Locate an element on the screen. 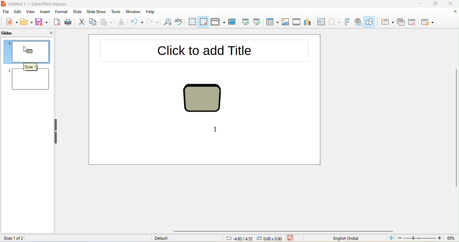 The height and width of the screenshot is (242, 459). tools is located at coordinates (116, 12).